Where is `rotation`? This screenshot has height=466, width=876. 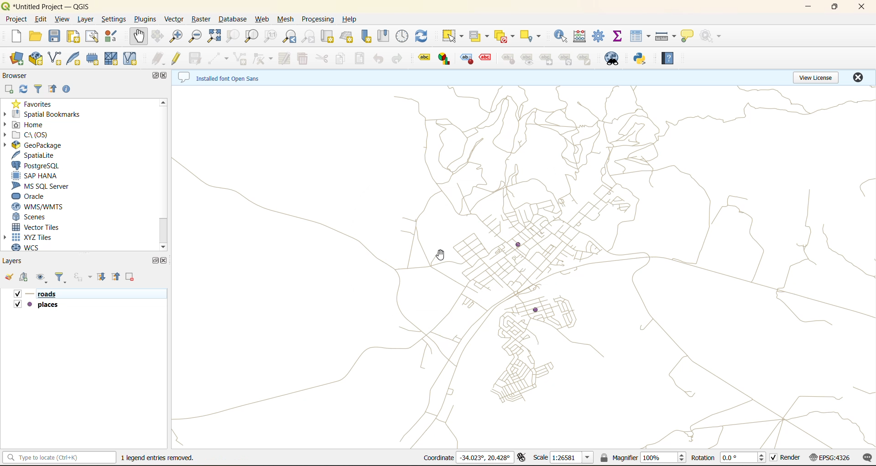
rotation is located at coordinates (730, 458).